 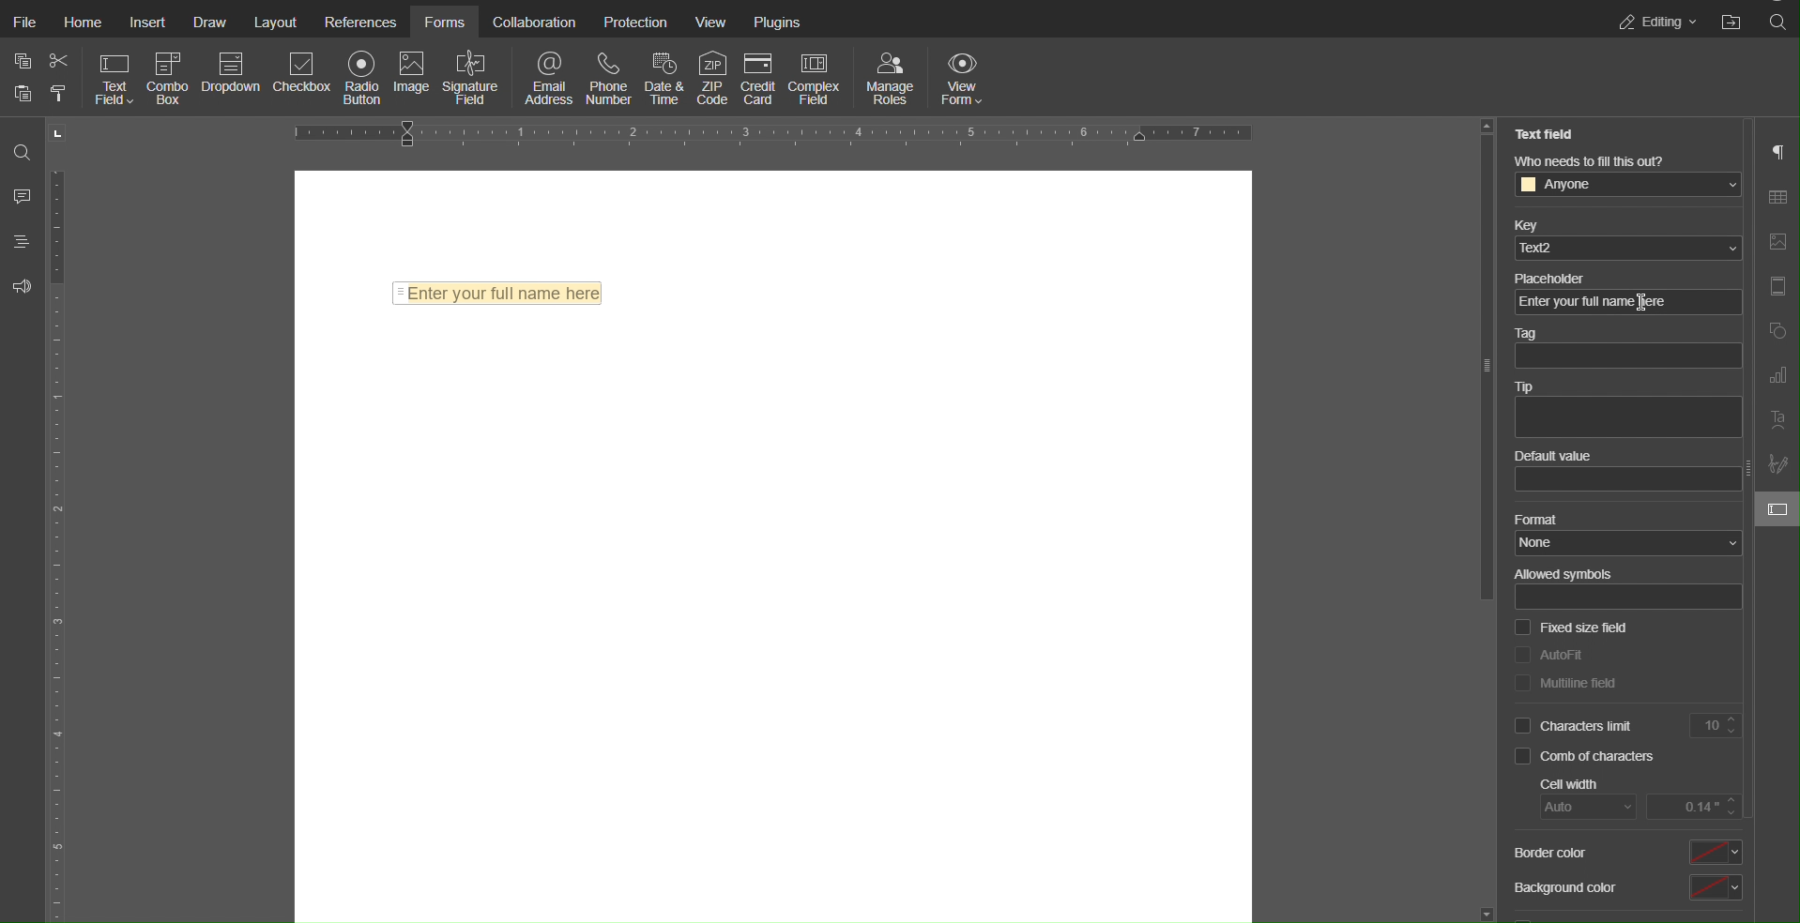 What do you see at coordinates (1776, 243) in the screenshot?
I see `Image Settings` at bounding box center [1776, 243].